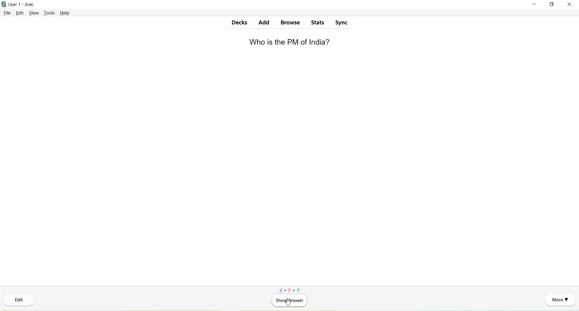  Describe the element at coordinates (551, 5) in the screenshot. I see `Maximize` at that location.